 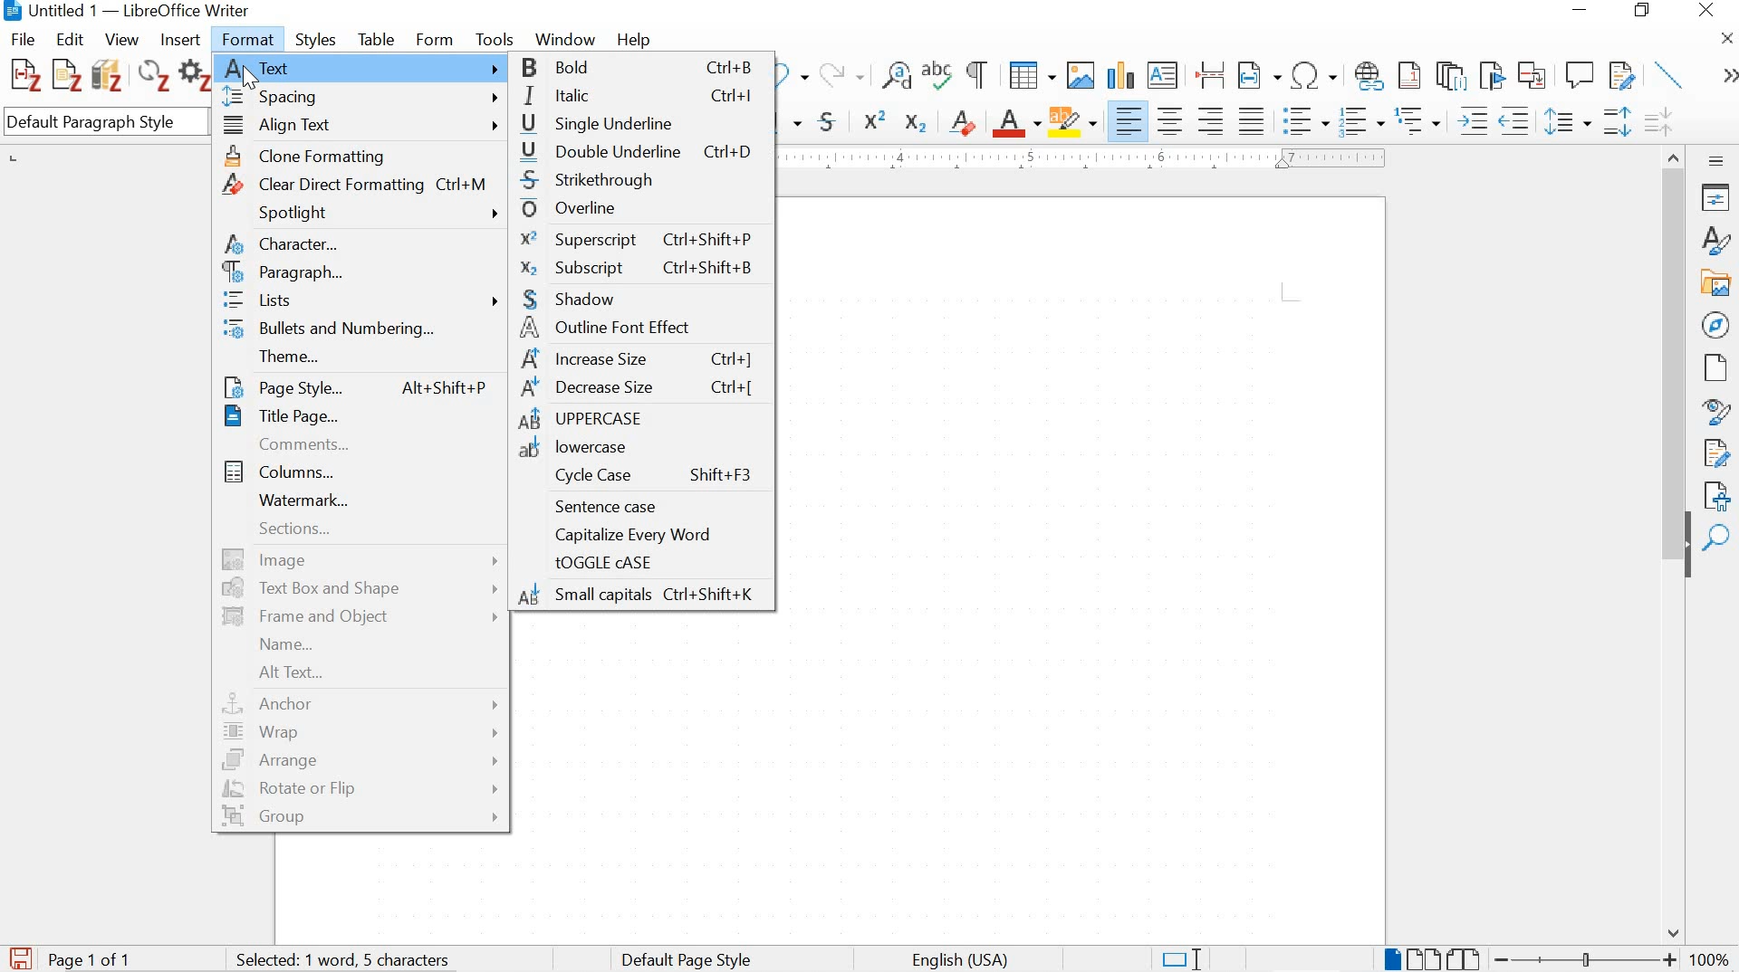 I want to click on lowercase, so click(x=641, y=448).